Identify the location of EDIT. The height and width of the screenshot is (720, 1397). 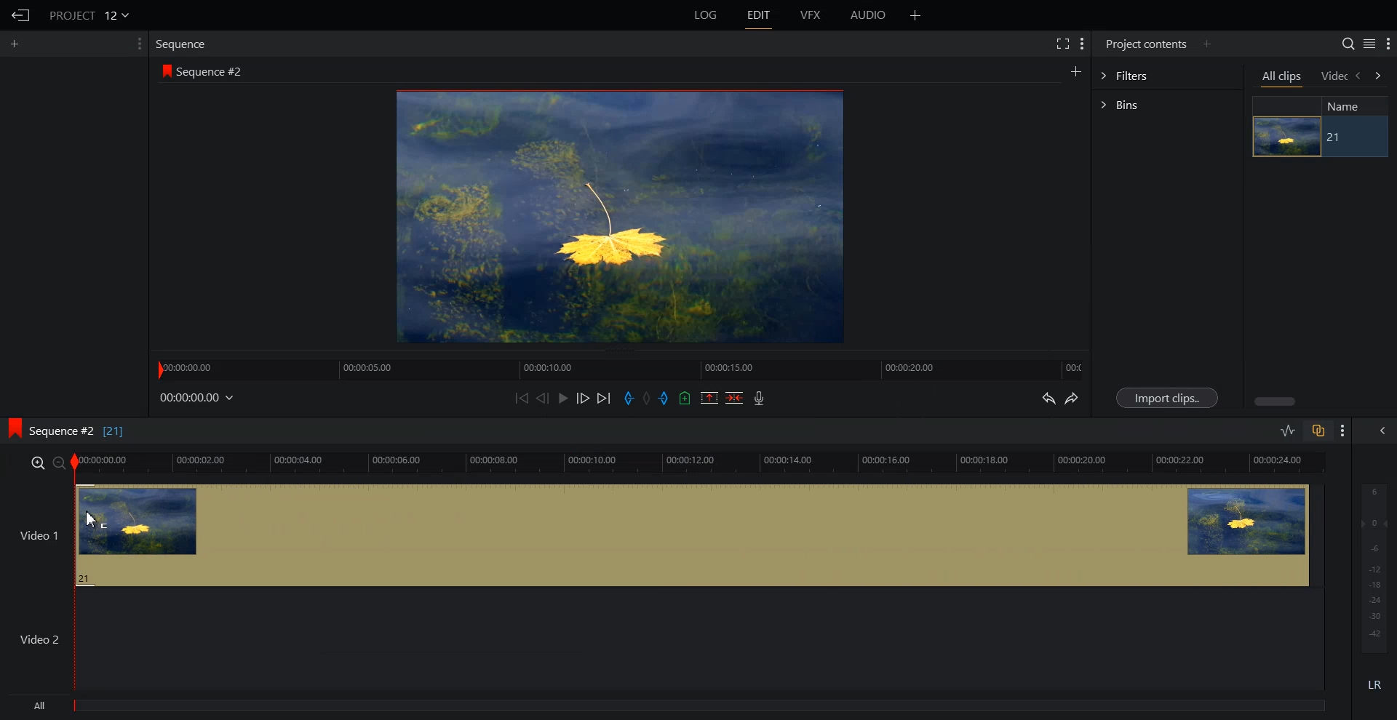
(761, 15).